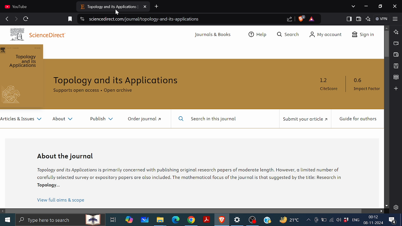 This screenshot has width=402, height=226. I want to click on copilot, so click(129, 220).